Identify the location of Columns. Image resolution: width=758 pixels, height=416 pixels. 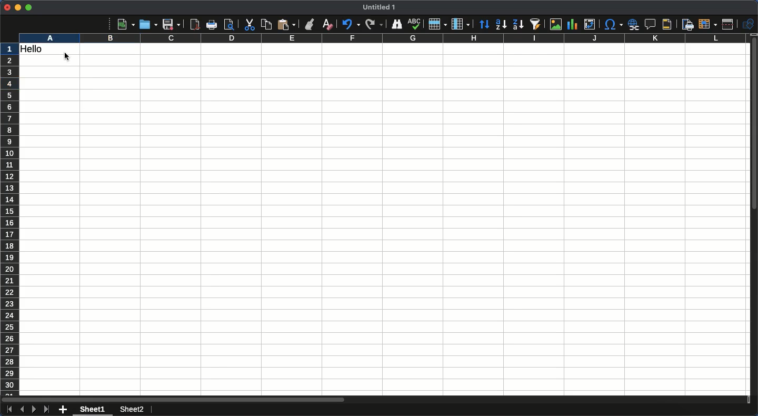
(381, 38).